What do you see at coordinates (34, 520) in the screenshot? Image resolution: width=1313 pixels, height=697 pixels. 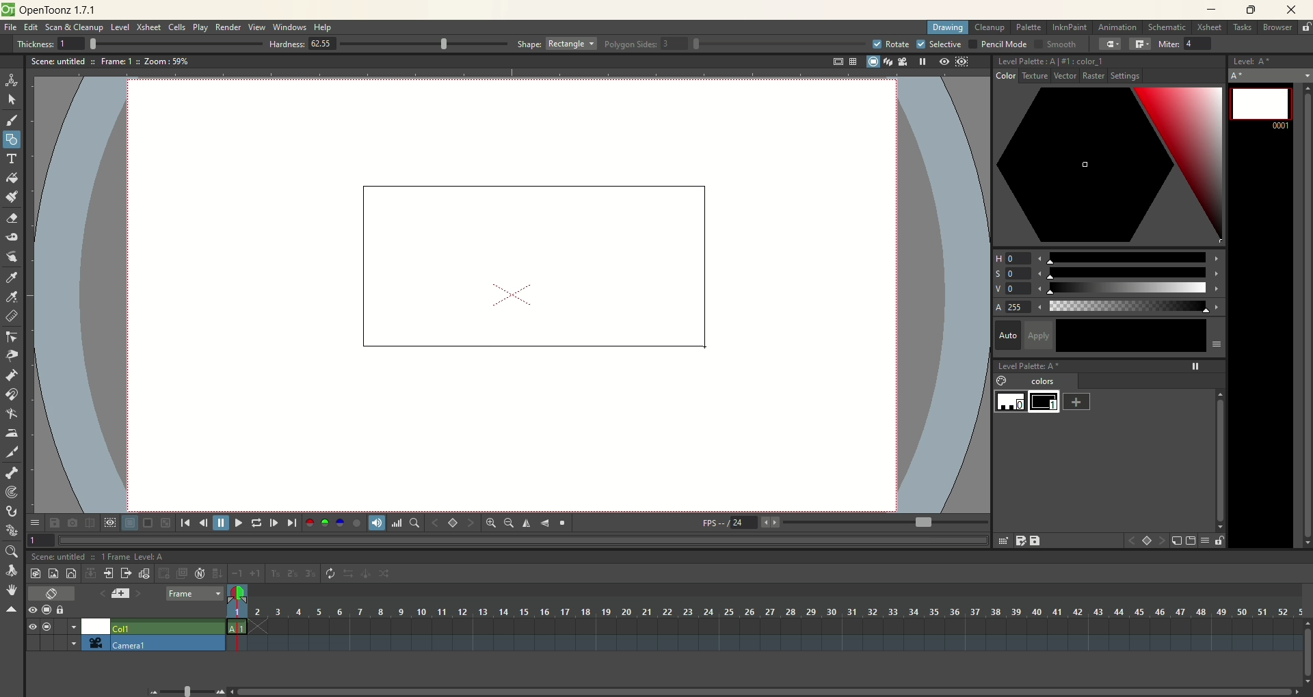 I see `options` at bounding box center [34, 520].